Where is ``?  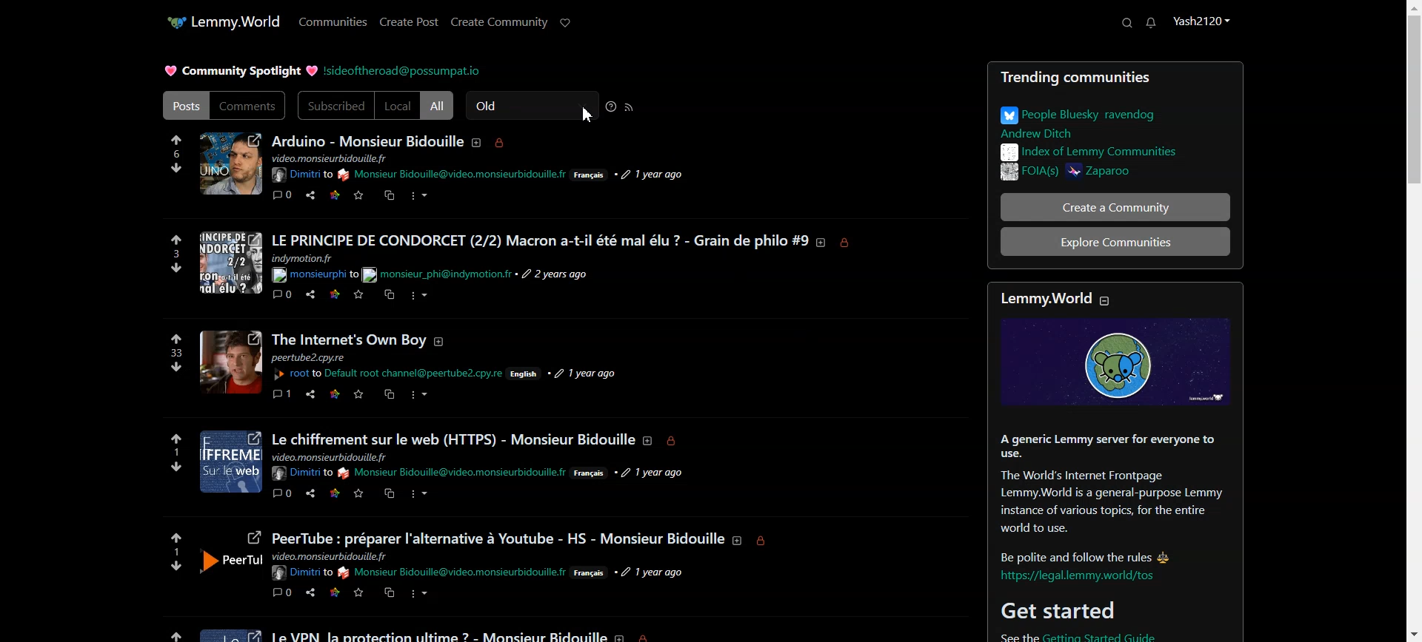
 is located at coordinates (349, 340).